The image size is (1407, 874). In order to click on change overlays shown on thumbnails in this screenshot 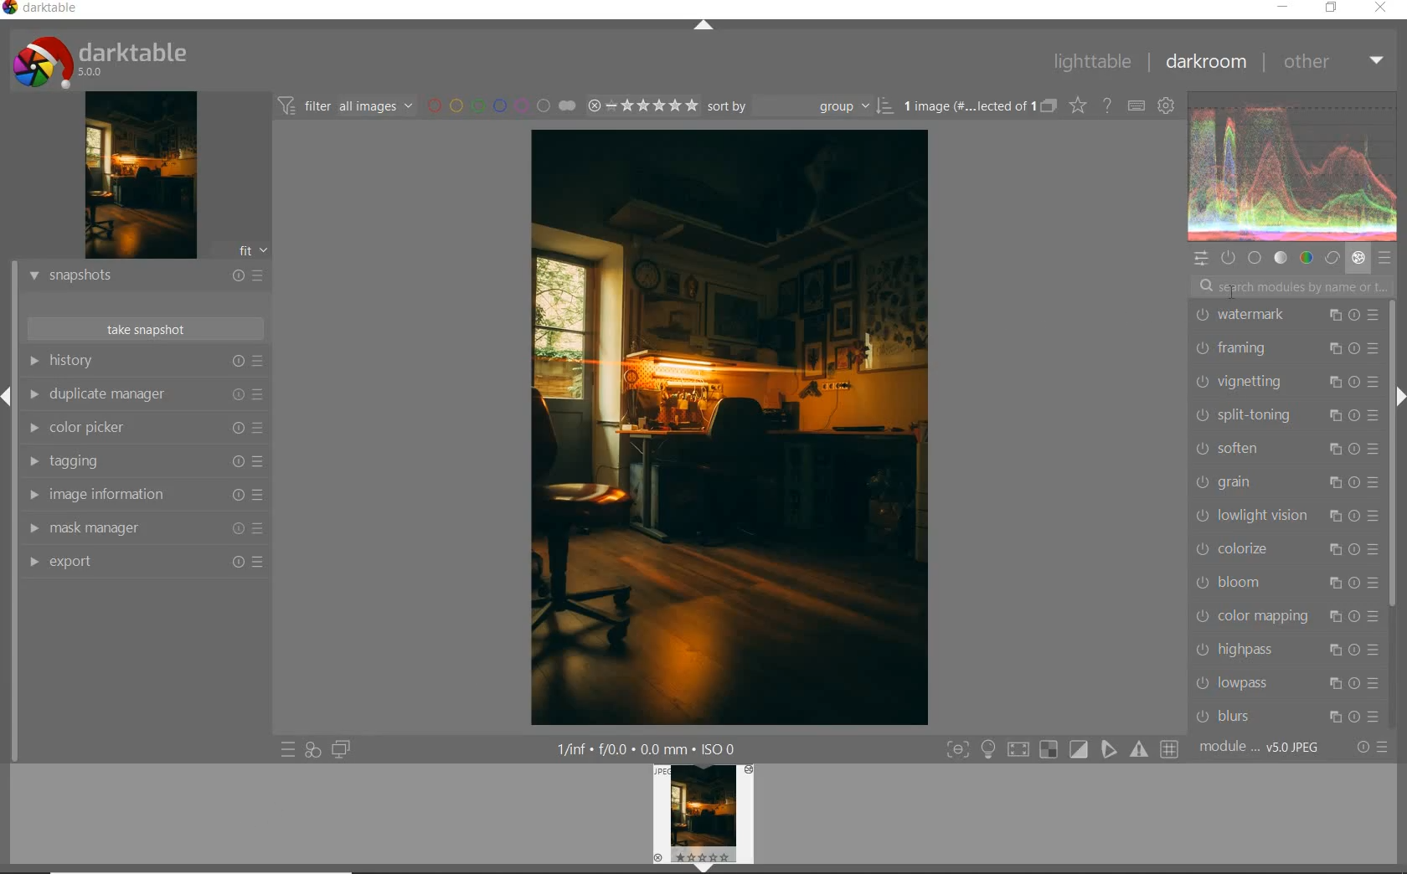, I will do `click(1076, 107)`.